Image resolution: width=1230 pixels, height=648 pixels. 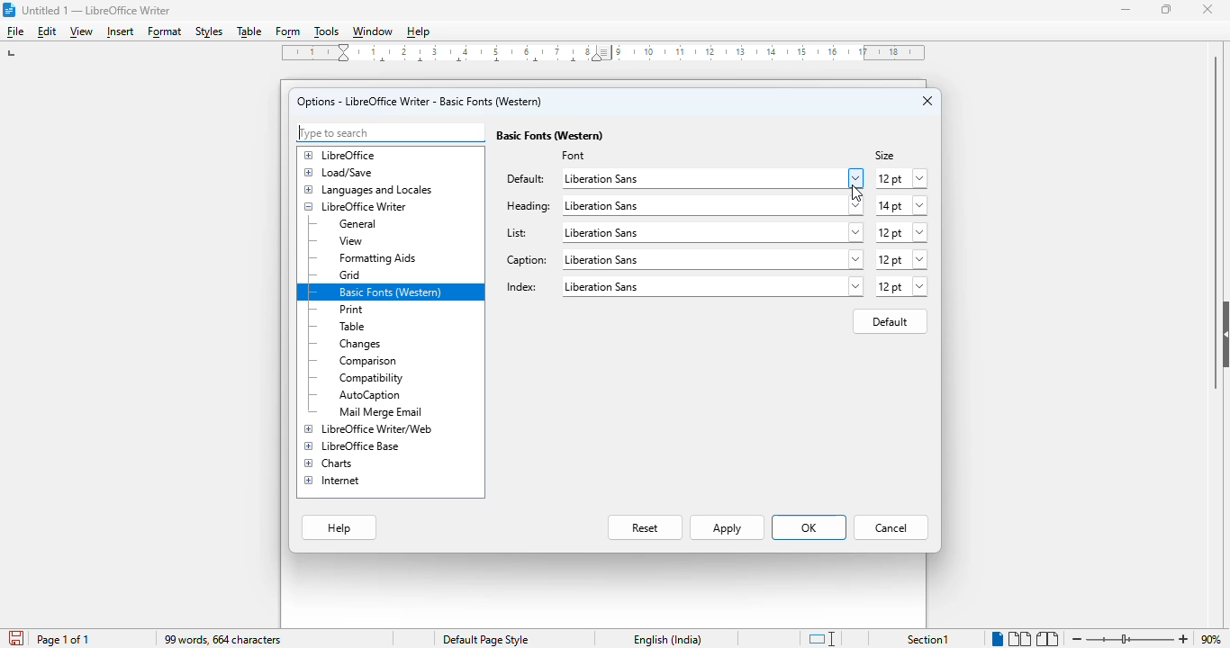 I want to click on liberation sans, so click(x=713, y=260).